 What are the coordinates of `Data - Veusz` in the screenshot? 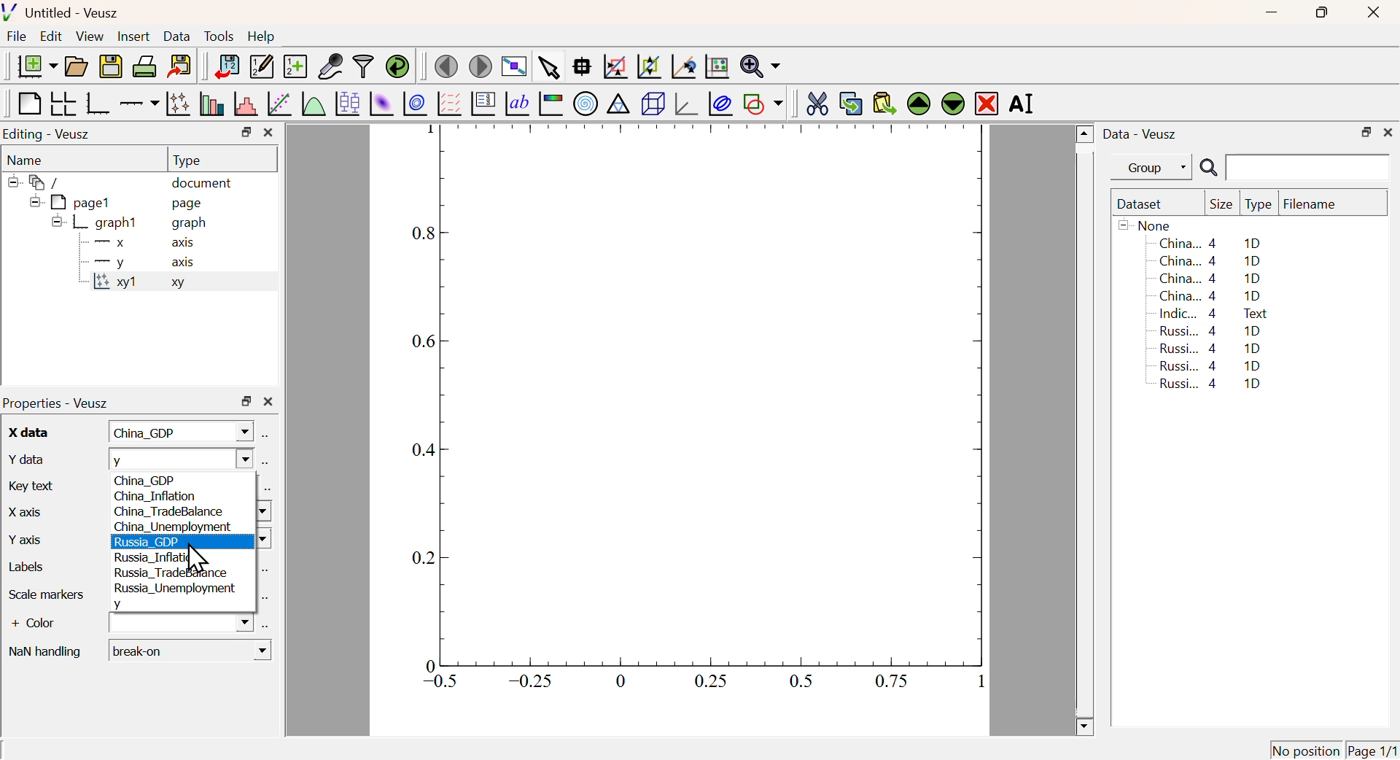 It's located at (1143, 135).